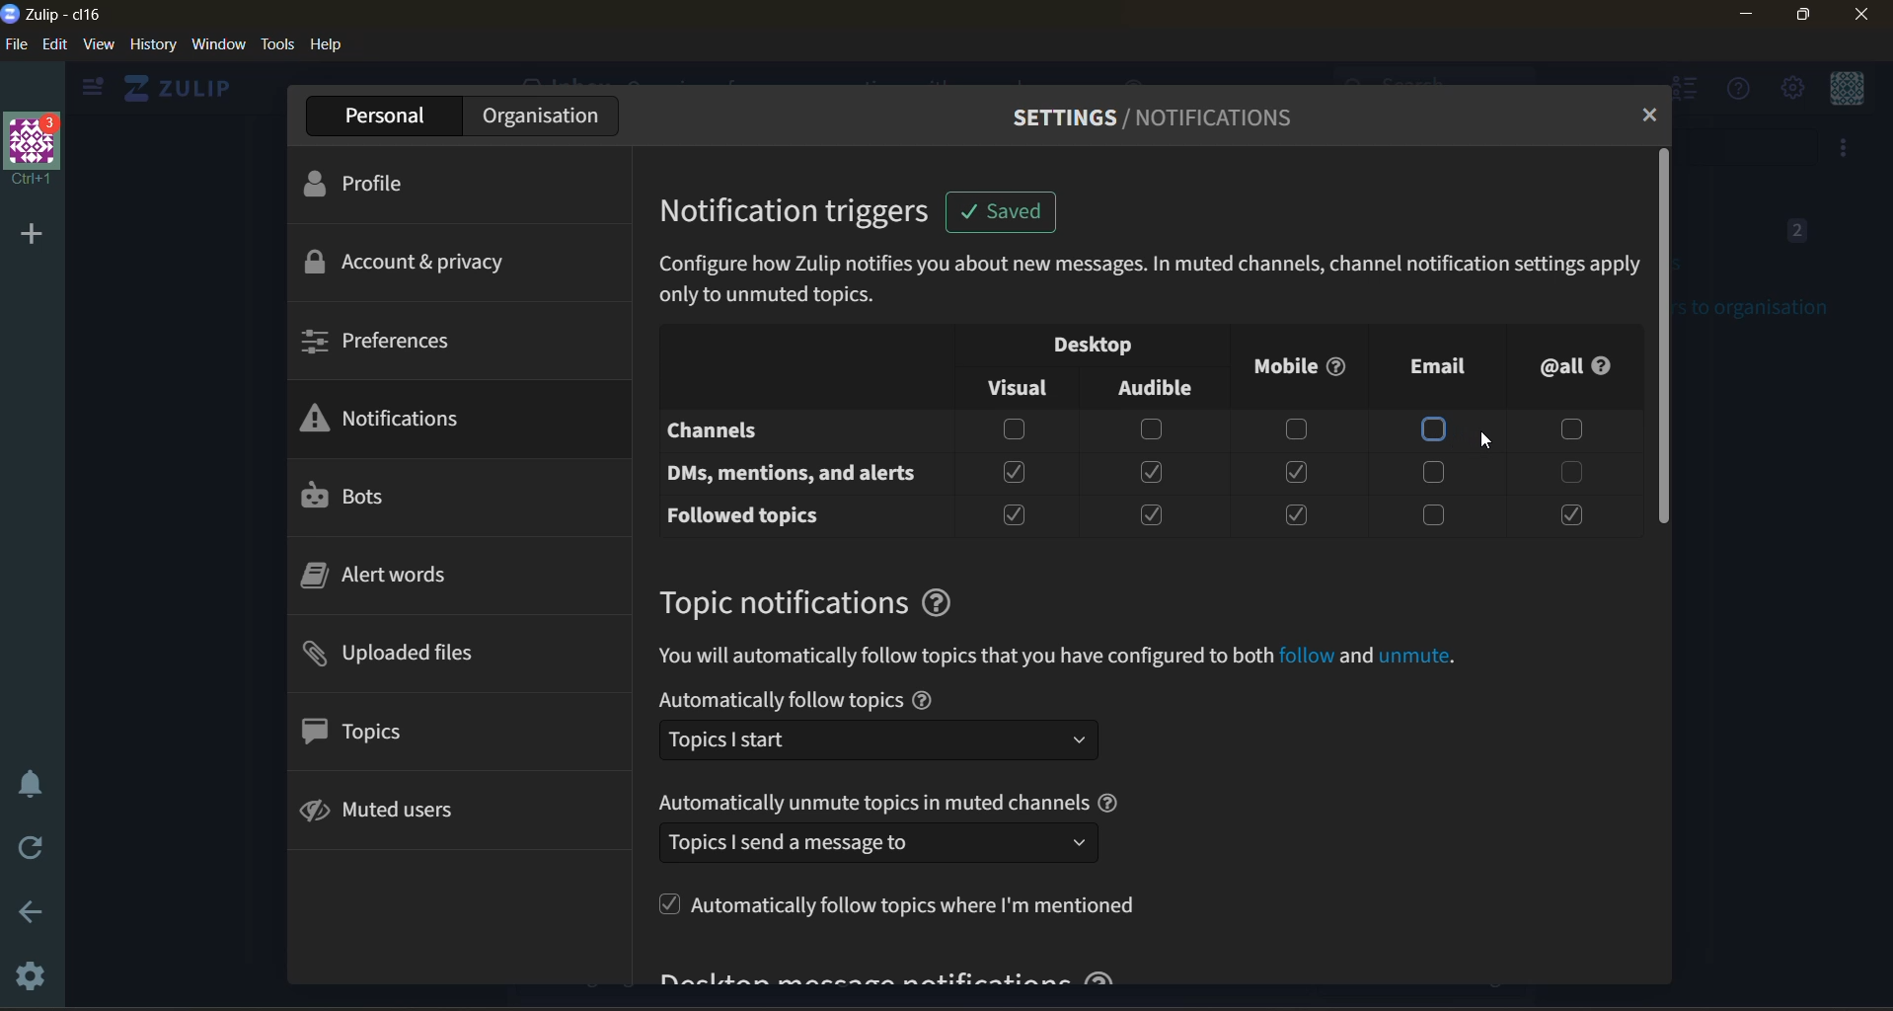  Describe the element at coordinates (878, 739) in the screenshot. I see `select follow topic` at that location.